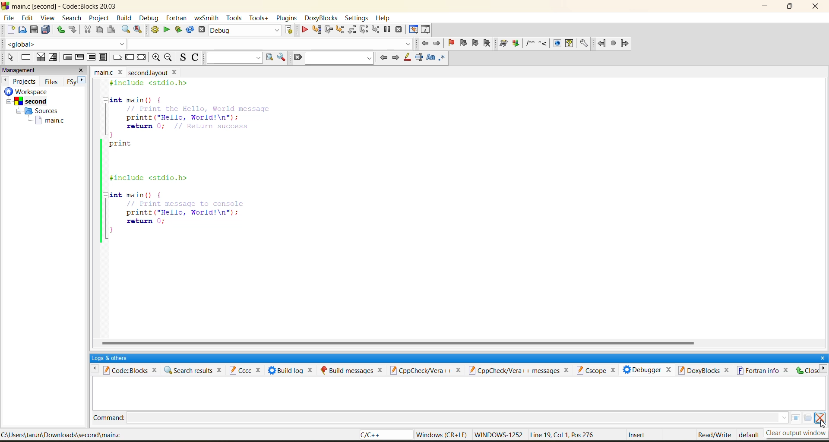 This screenshot has height=442, width=829. Describe the element at coordinates (427, 43) in the screenshot. I see `jump back` at that location.